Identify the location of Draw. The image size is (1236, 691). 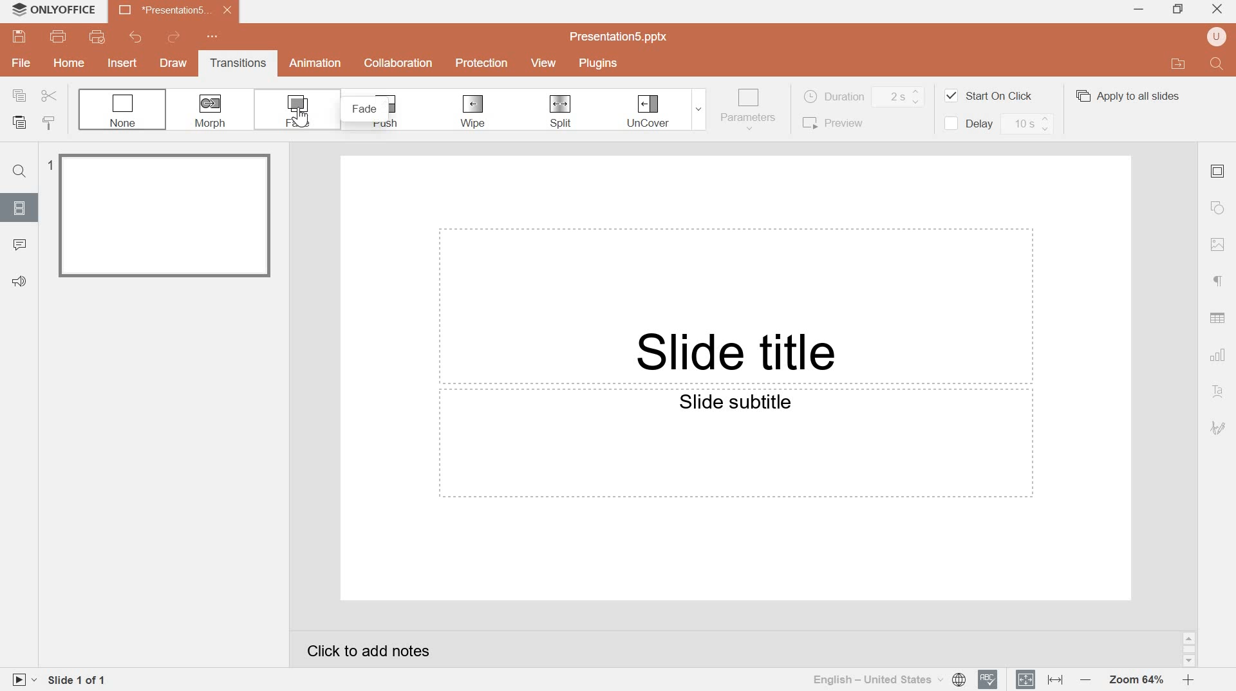
(173, 64).